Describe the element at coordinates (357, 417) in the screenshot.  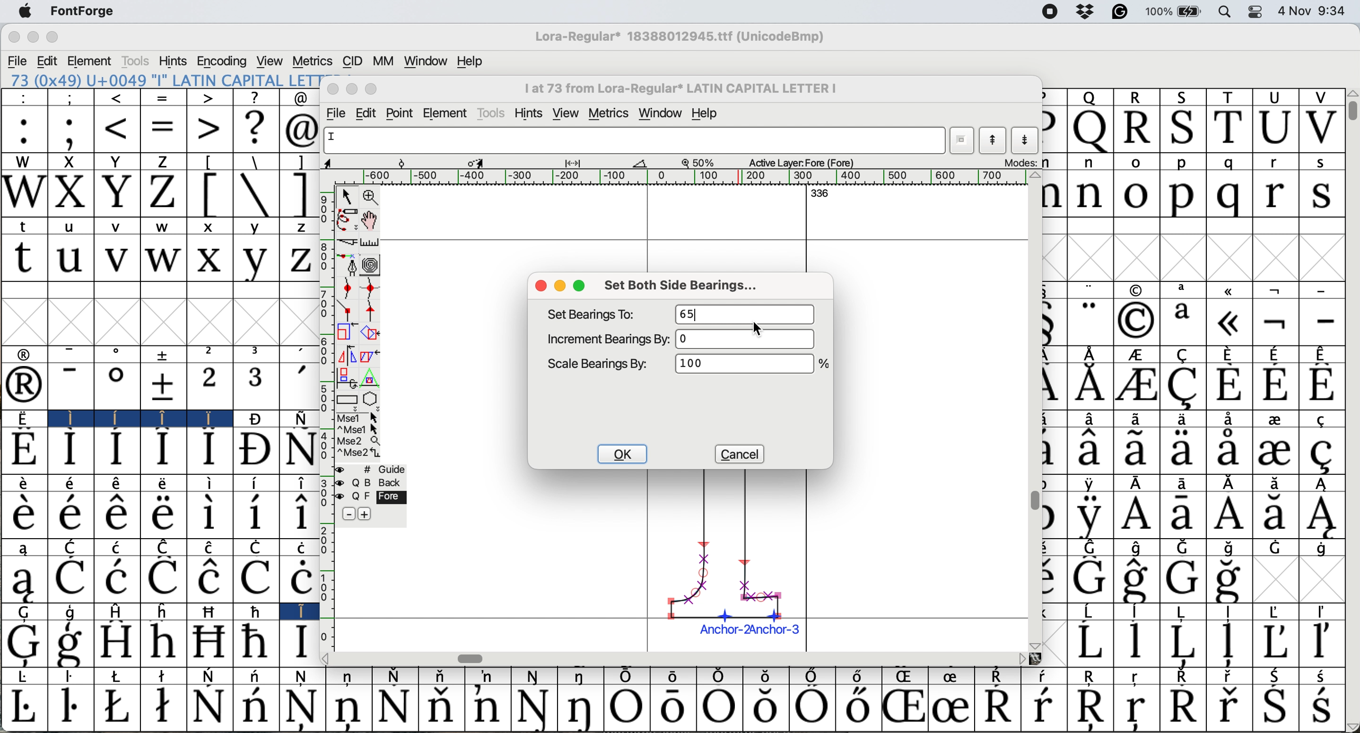
I see `Mse 1` at that location.